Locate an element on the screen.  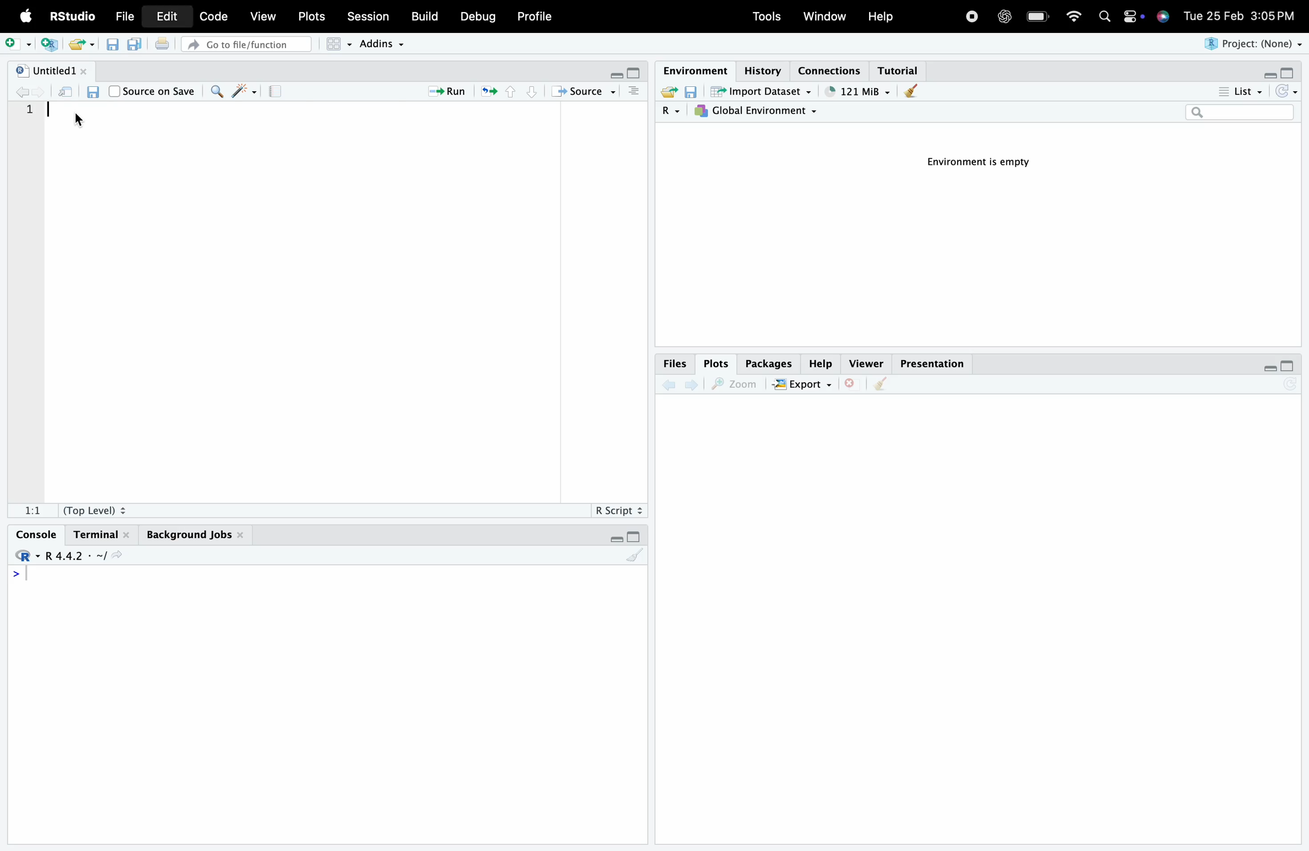
Plots is located at coordinates (718, 362).